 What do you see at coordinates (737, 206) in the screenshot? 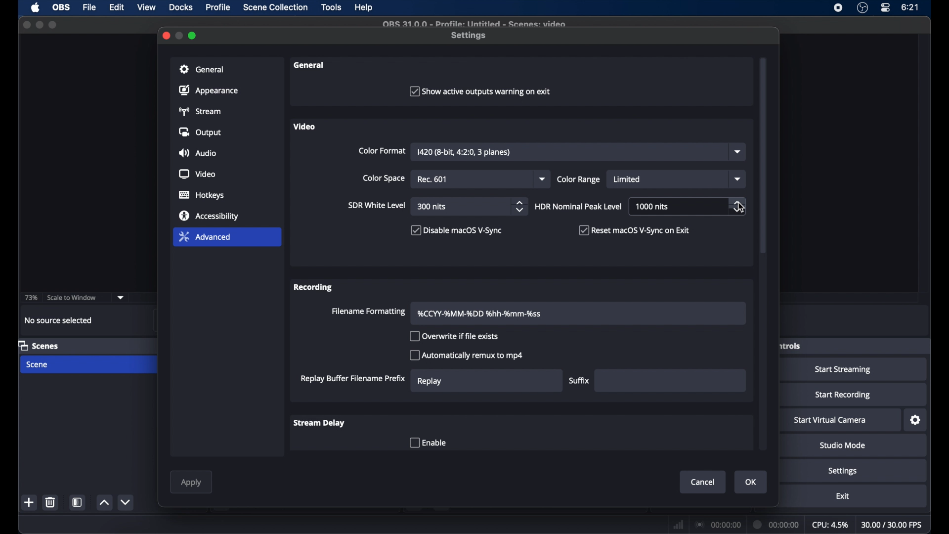
I see `stepper buttons` at bounding box center [737, 206].